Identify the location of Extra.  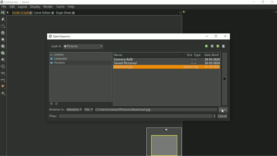
(3, 94).